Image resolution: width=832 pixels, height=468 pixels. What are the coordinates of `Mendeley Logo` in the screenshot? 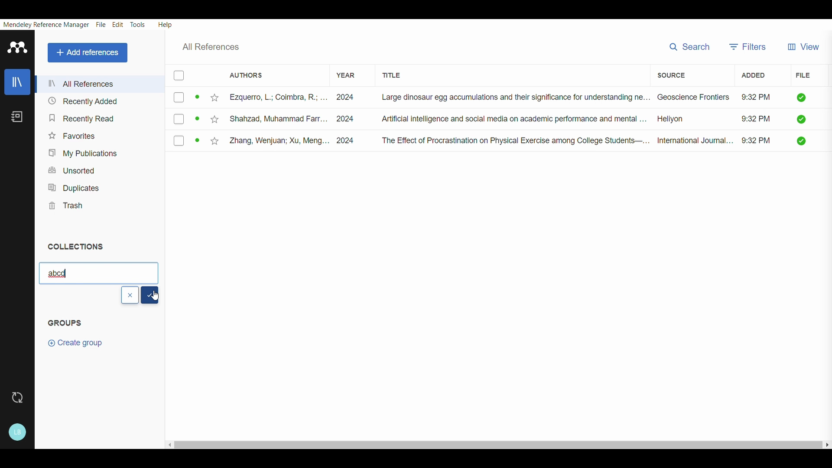 It's located at (18, 47).